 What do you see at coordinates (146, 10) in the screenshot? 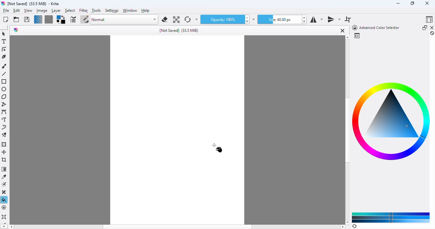
I see `help` at bounding box center [146, 10].